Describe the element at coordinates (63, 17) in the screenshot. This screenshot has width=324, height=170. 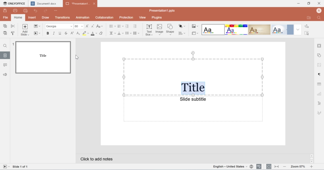
I see `transitions` at that location.